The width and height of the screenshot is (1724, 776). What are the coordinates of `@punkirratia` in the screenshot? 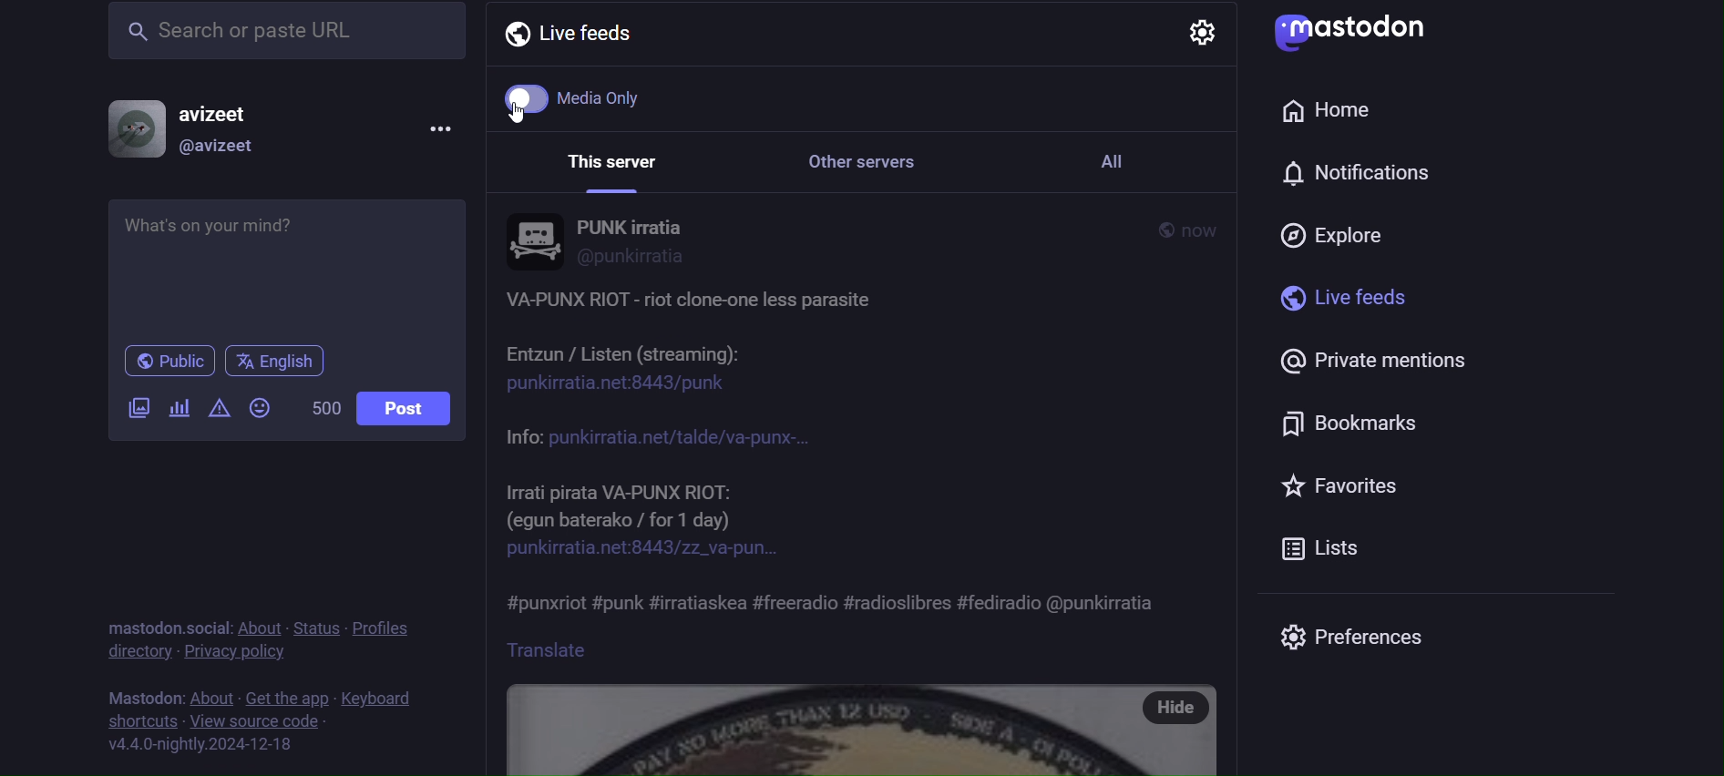 It's located at (632, 257).